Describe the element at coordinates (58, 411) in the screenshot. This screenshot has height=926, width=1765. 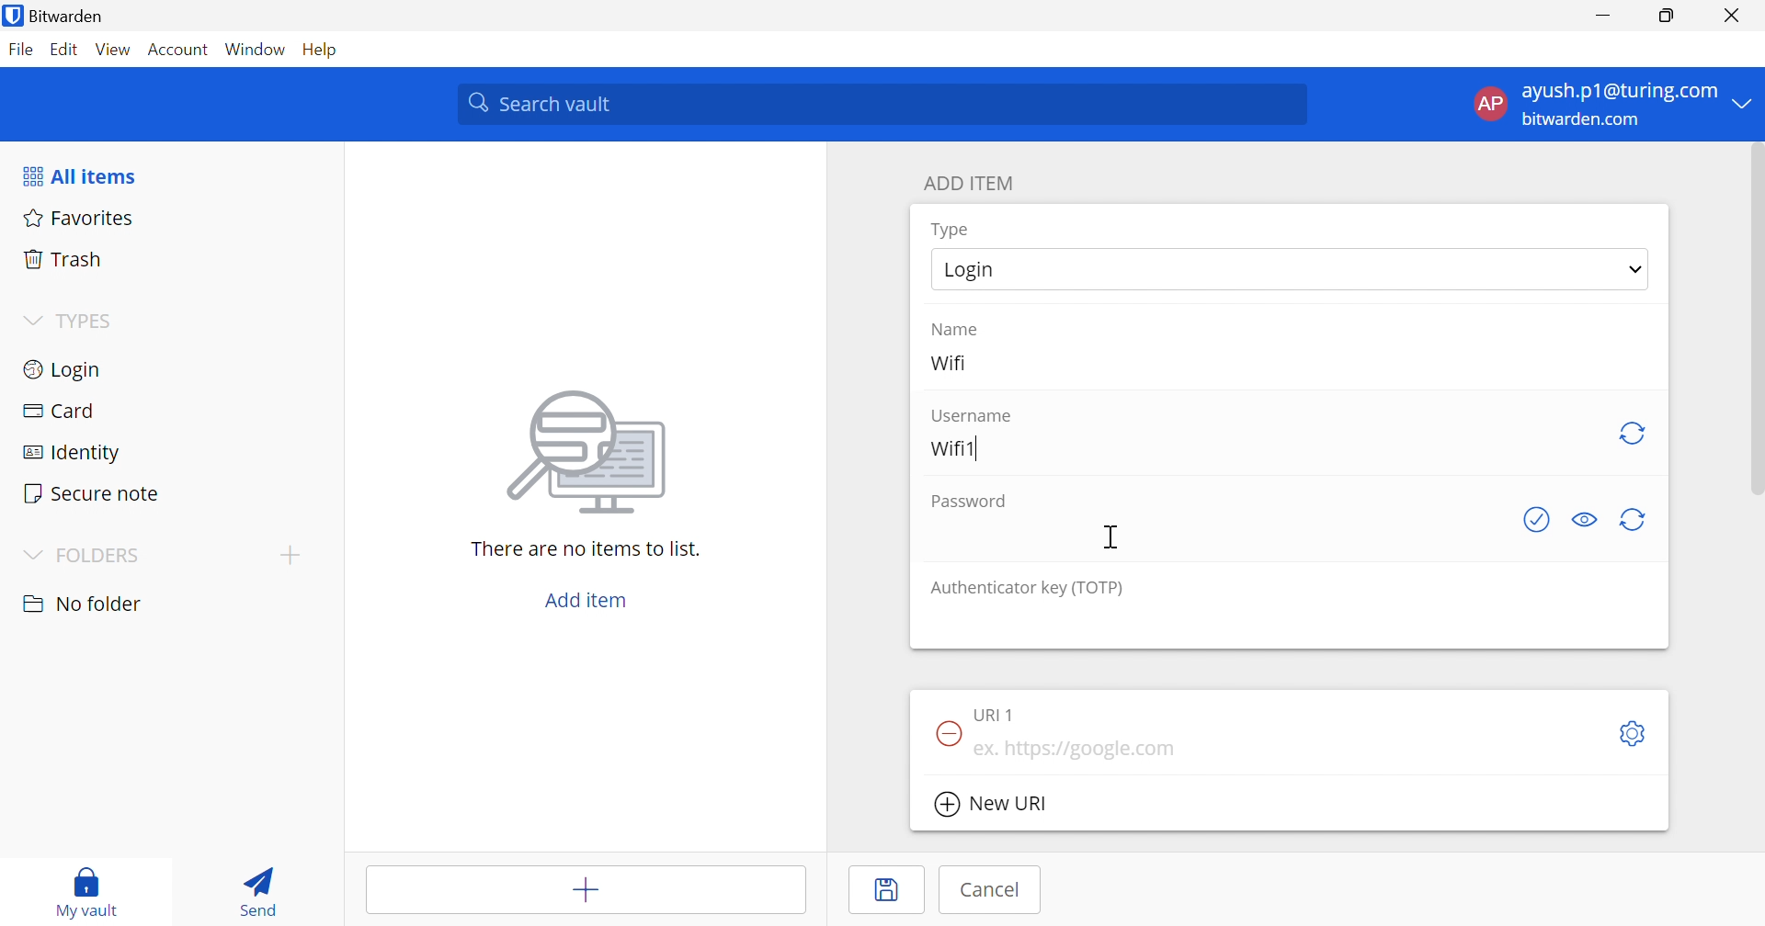
I see `Card` at that location.